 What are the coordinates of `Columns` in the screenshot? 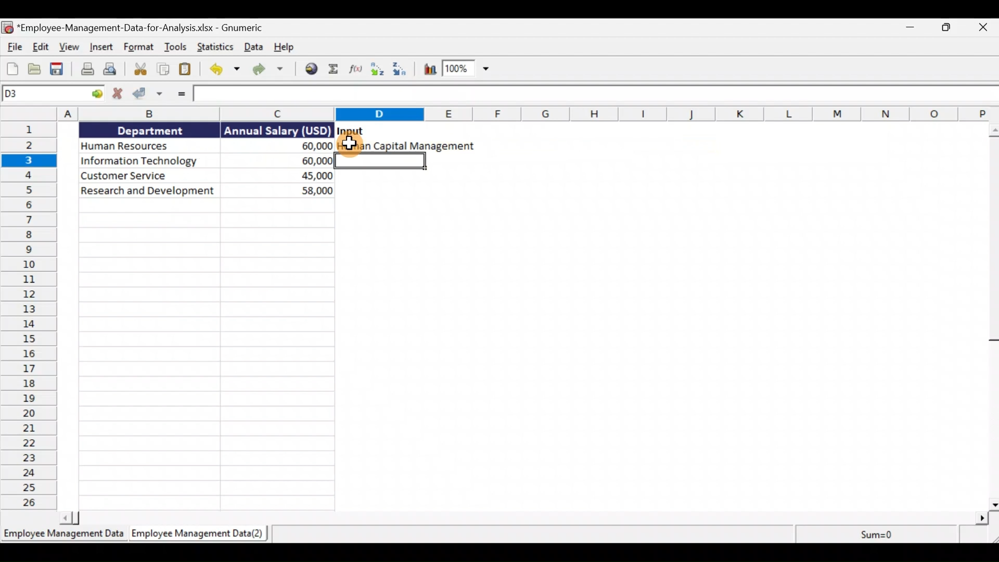 It's located at (502, 113).